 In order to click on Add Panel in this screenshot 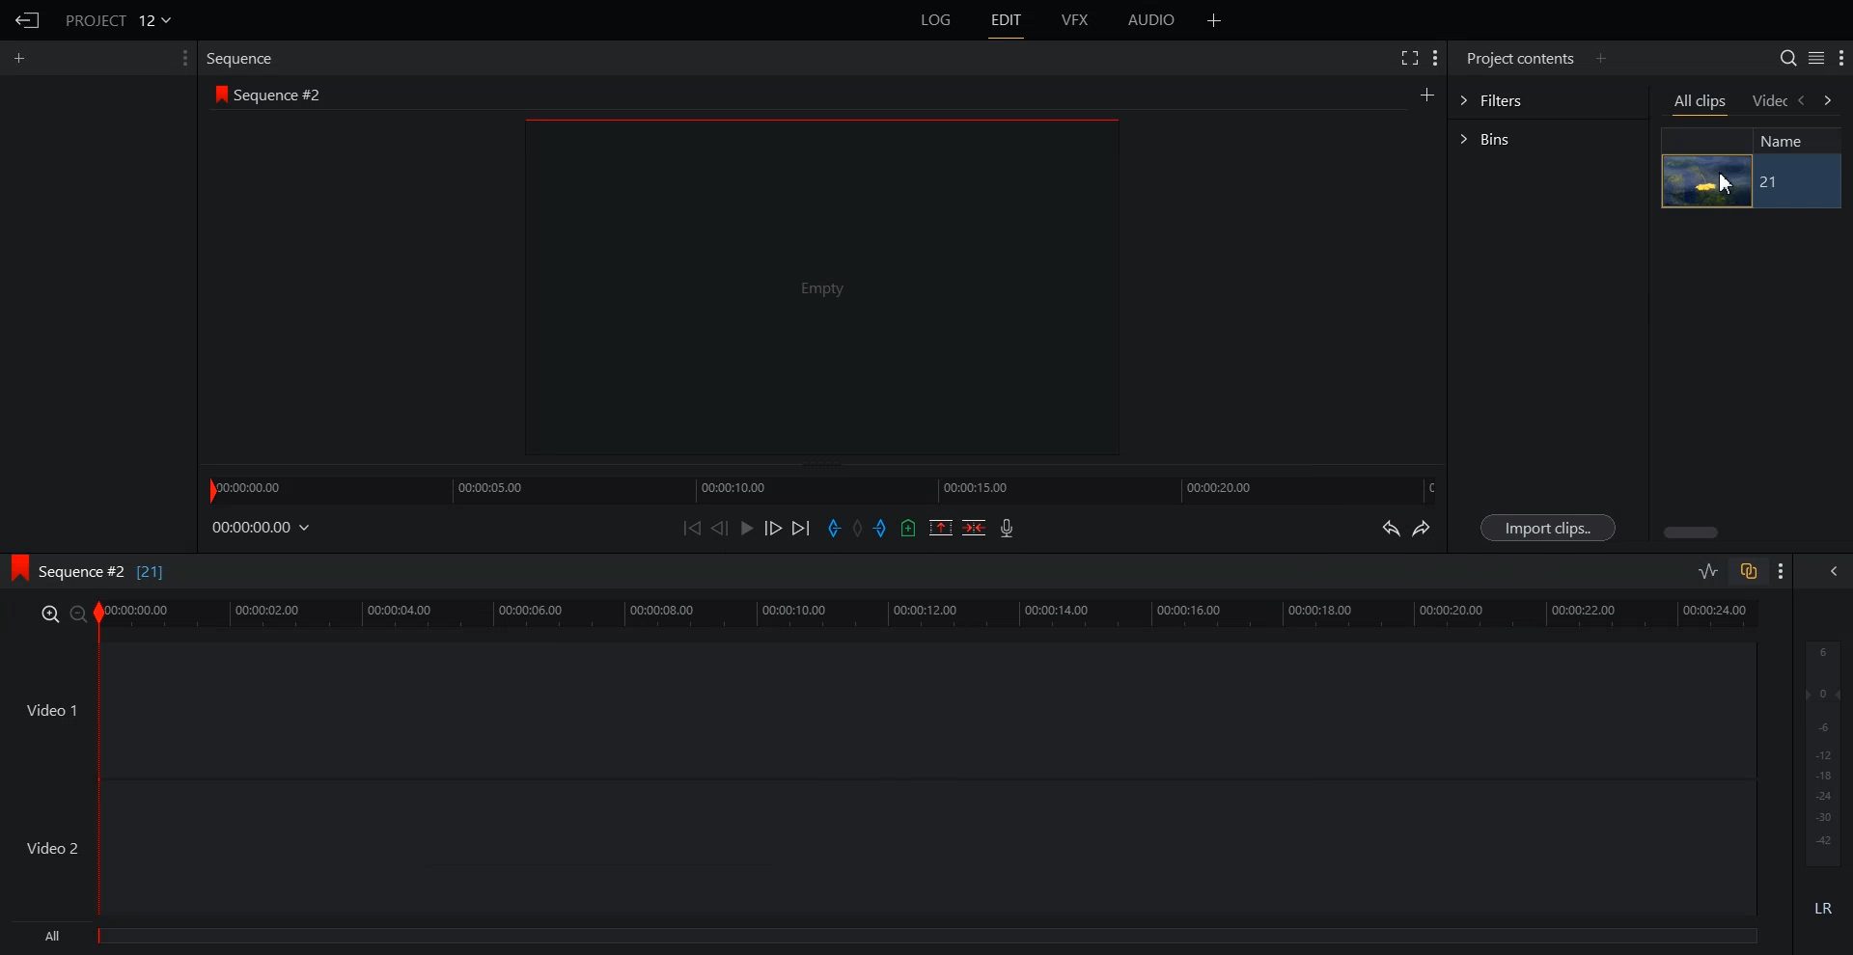, I will do `click(1603, 58)`.